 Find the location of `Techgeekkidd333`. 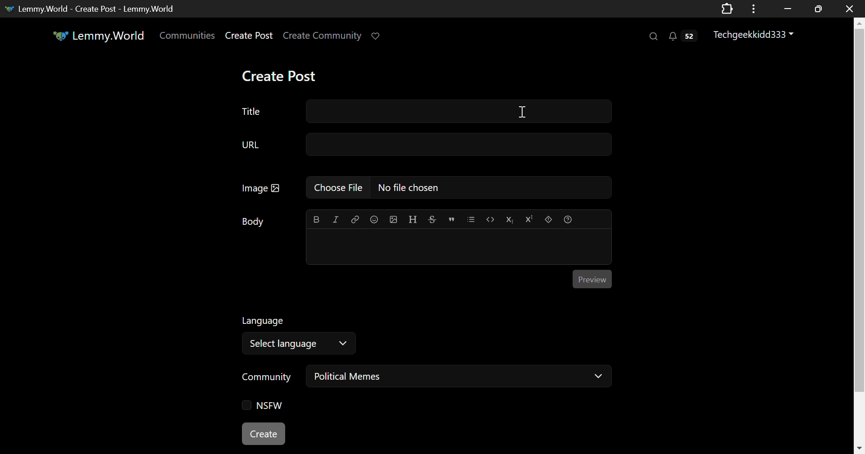

Techgeekkidd333 is located at coordinates (754, 35).